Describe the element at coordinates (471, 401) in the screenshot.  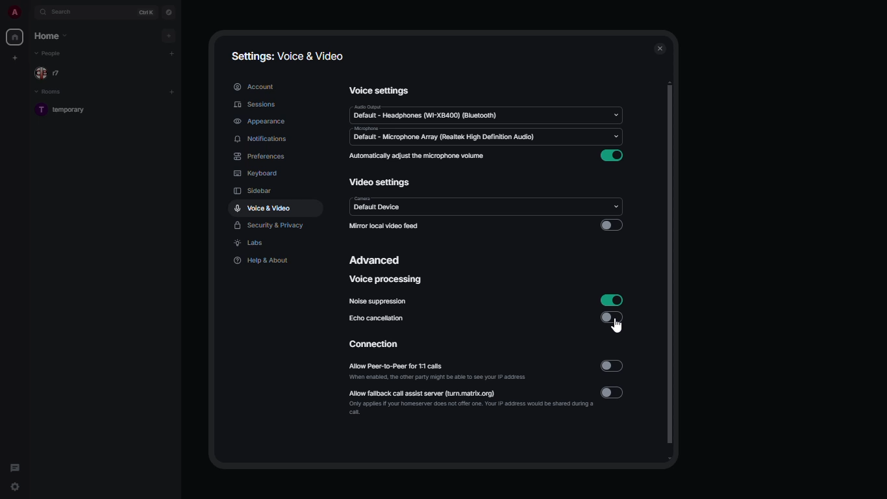
I see `allow fallback call assist server` at that location.